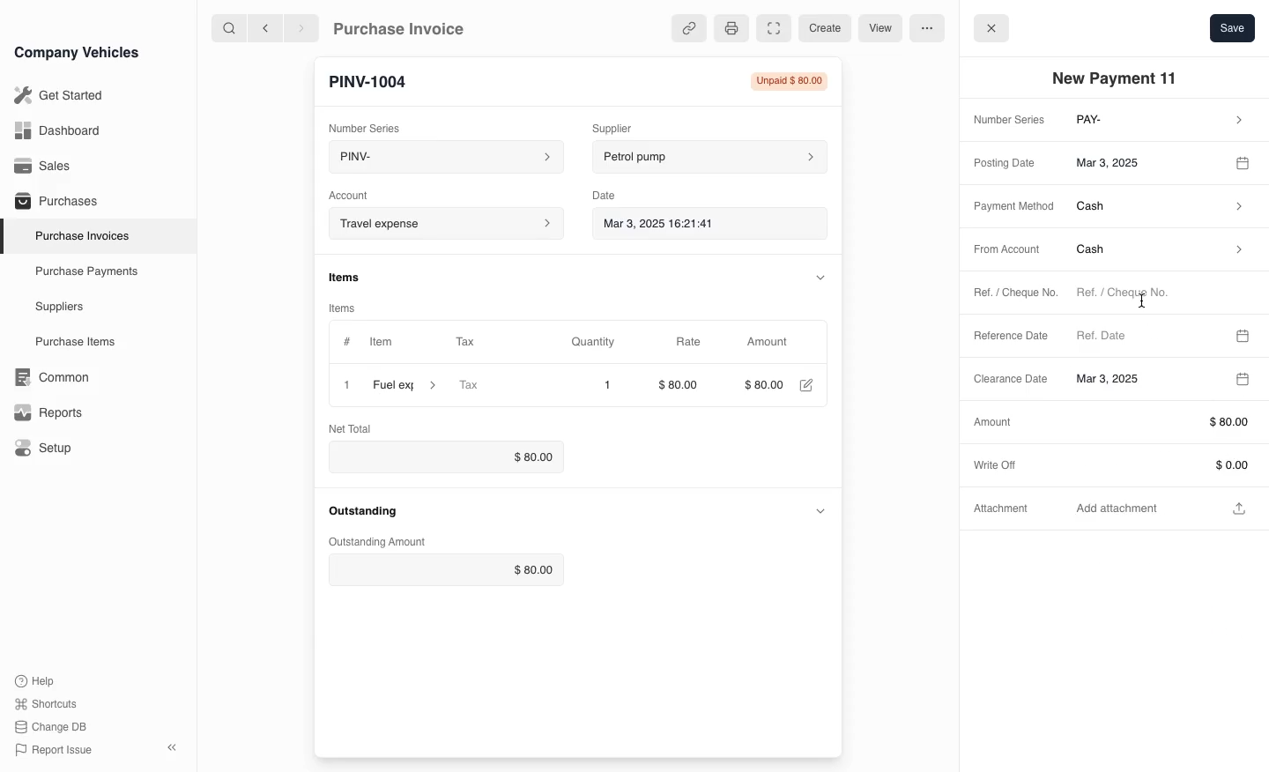  What do you see at coordinates (374, 542) in the screenshot?
I see `Outstanding Amount` at bounding box center [374, 542].